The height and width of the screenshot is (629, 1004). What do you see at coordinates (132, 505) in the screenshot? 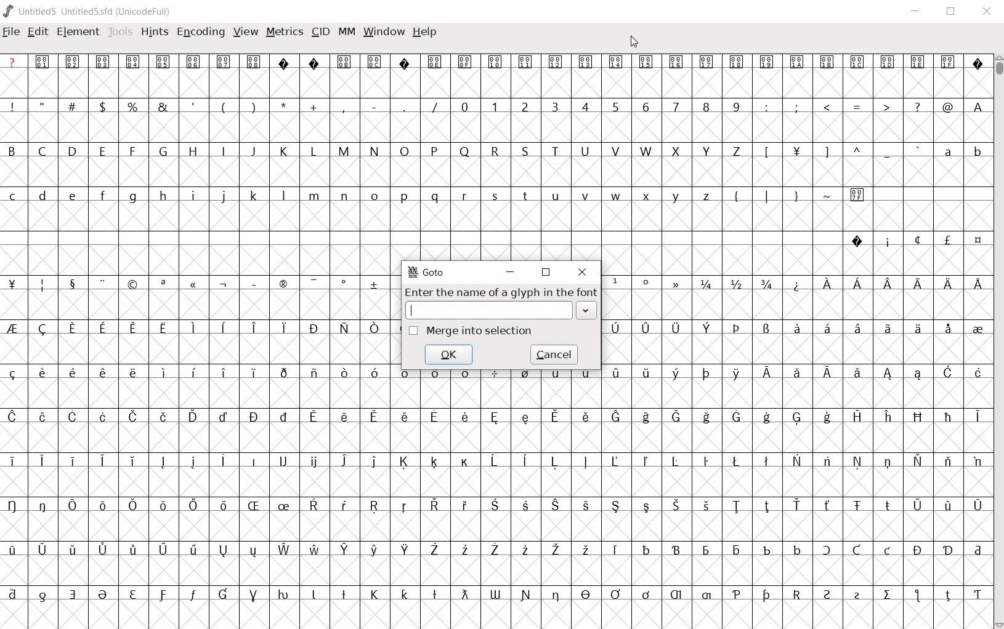
I see `Symbol` at bounding box center [132, 505].